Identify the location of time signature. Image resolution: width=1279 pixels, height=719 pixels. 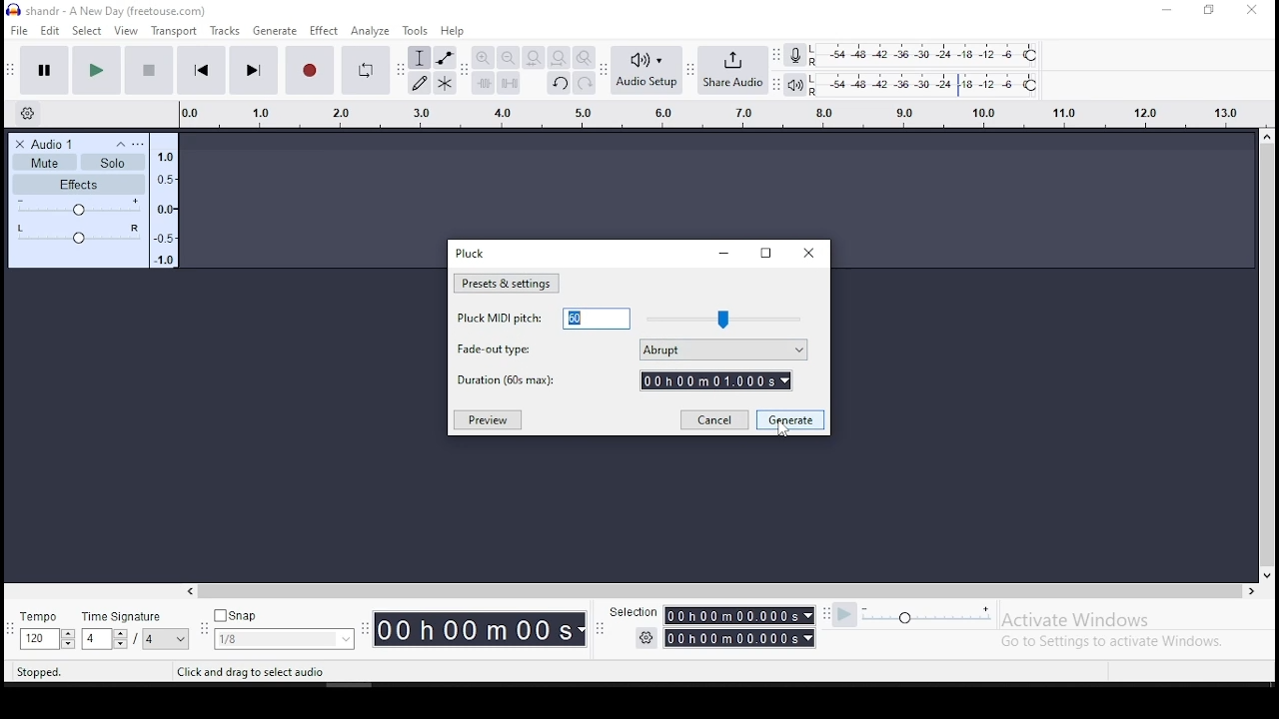
(46, 628).